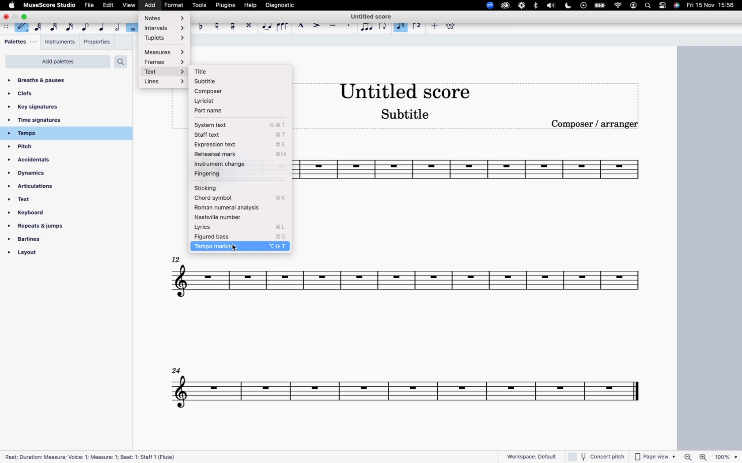 This screenshot has height=463, width=742. Describe the element at coordinates (434, 26) in the screenshot. I see `more` at that location.